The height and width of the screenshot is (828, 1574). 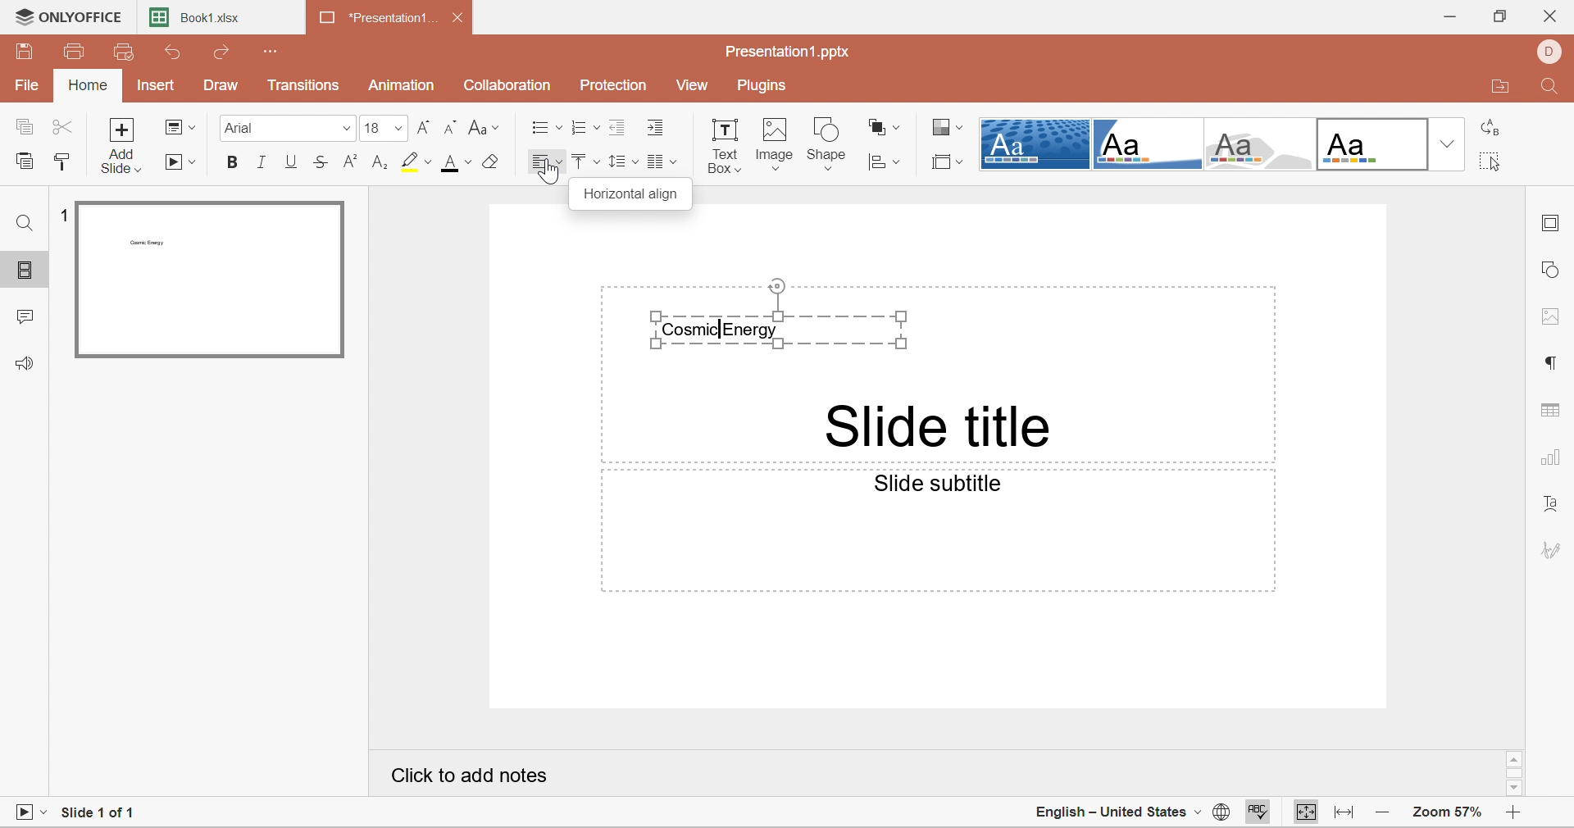 I want to click on Turtle, so click(x=1262, y=145).